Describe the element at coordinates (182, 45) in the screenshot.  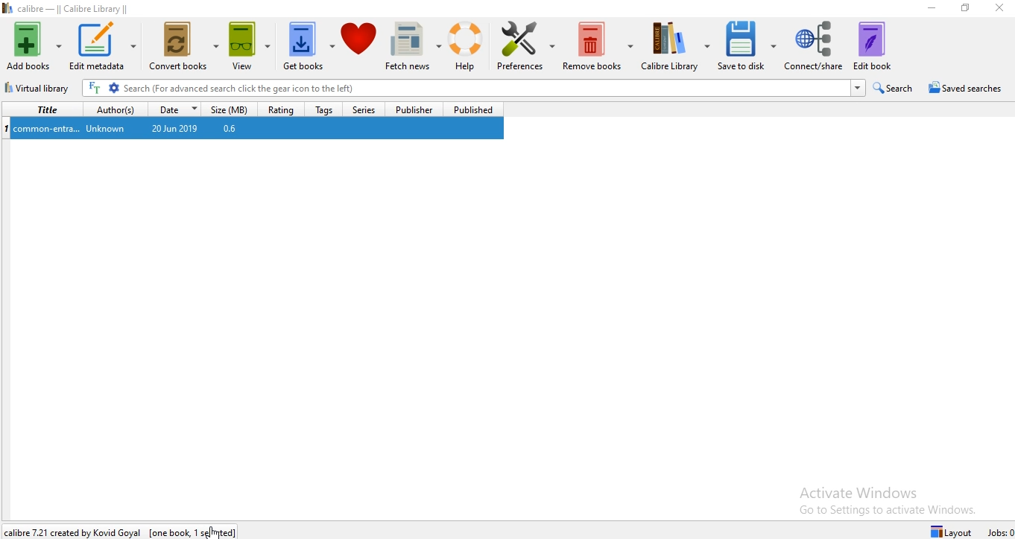
I see `Convert books` at that location.